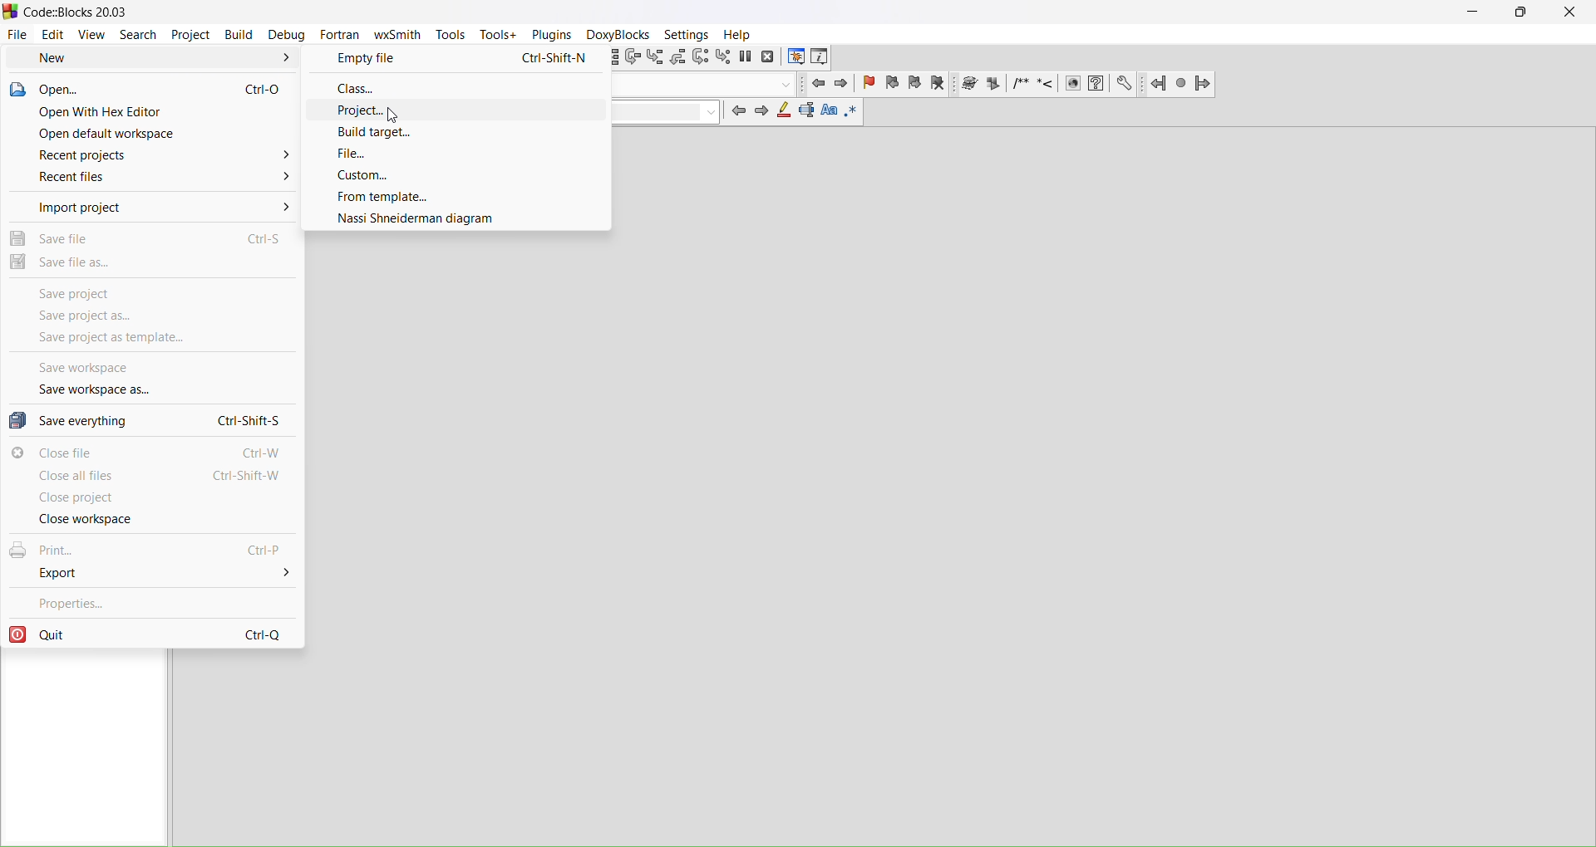  I want to click on debugging windows, so click(793, 58).